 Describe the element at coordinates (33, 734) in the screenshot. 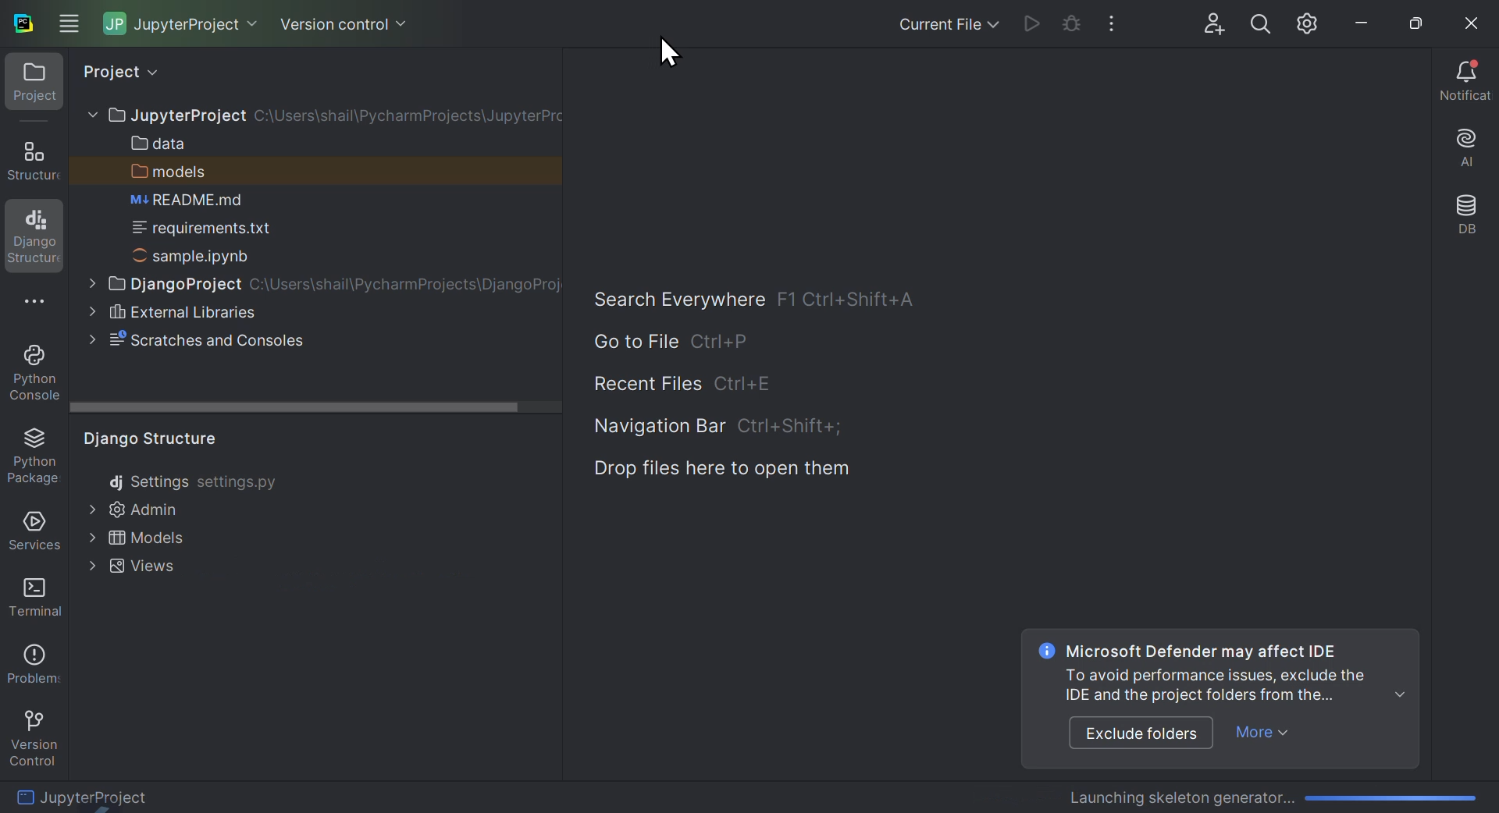

I see `version control` at that location.